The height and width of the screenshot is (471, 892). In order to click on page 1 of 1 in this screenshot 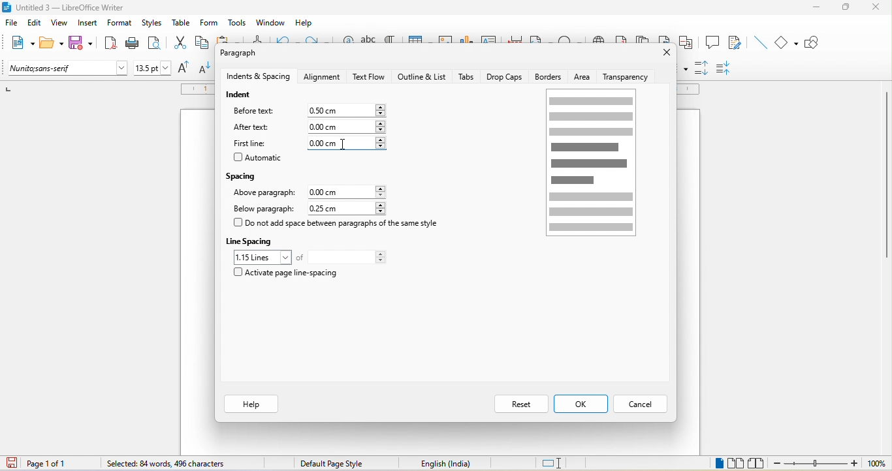, I will do `click(57, 463)`.